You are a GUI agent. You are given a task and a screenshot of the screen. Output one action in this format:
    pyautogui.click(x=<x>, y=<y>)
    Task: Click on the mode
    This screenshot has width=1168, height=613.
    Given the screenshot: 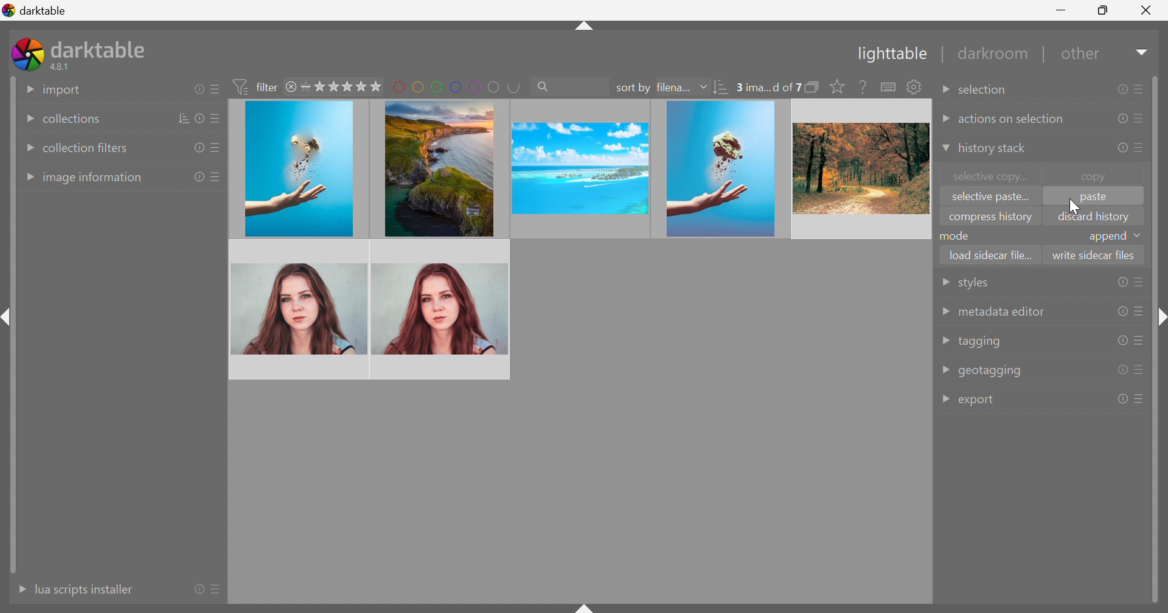 What is the action you would take?
    pyautogui.click(x=958, y=235)
    